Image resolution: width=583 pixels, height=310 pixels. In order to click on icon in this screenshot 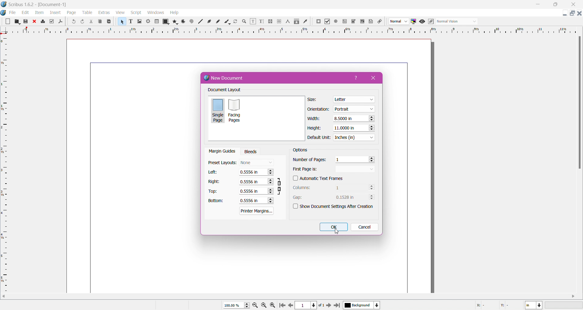, I will do `click(279, 21)`.